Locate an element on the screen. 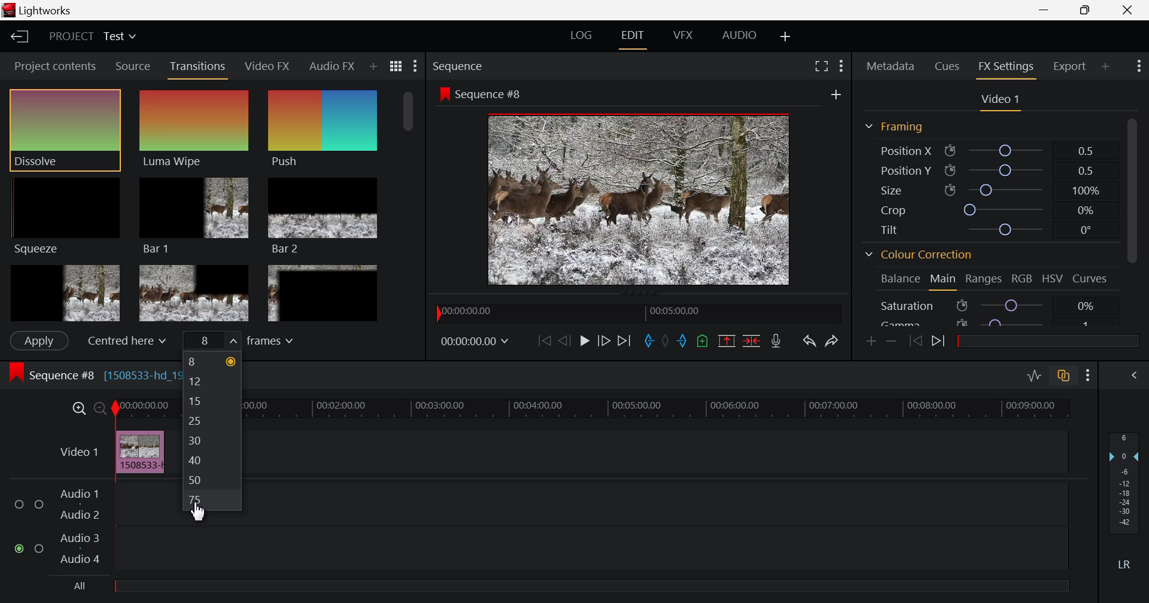 The height and width of the screenshot is (603, 1149). Project Title is located at coordinates (92, 36).